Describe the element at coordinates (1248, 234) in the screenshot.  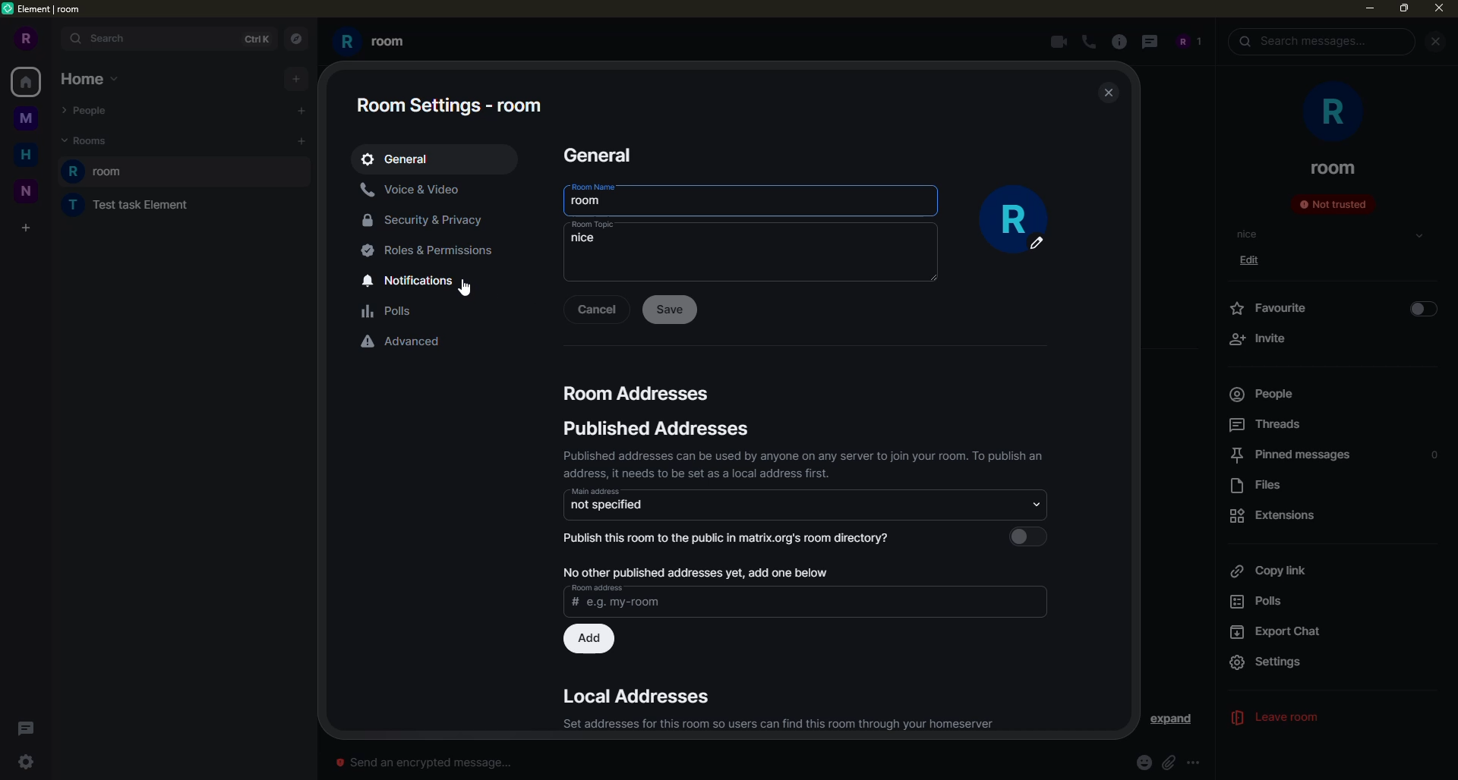
I see `topic` at that location.